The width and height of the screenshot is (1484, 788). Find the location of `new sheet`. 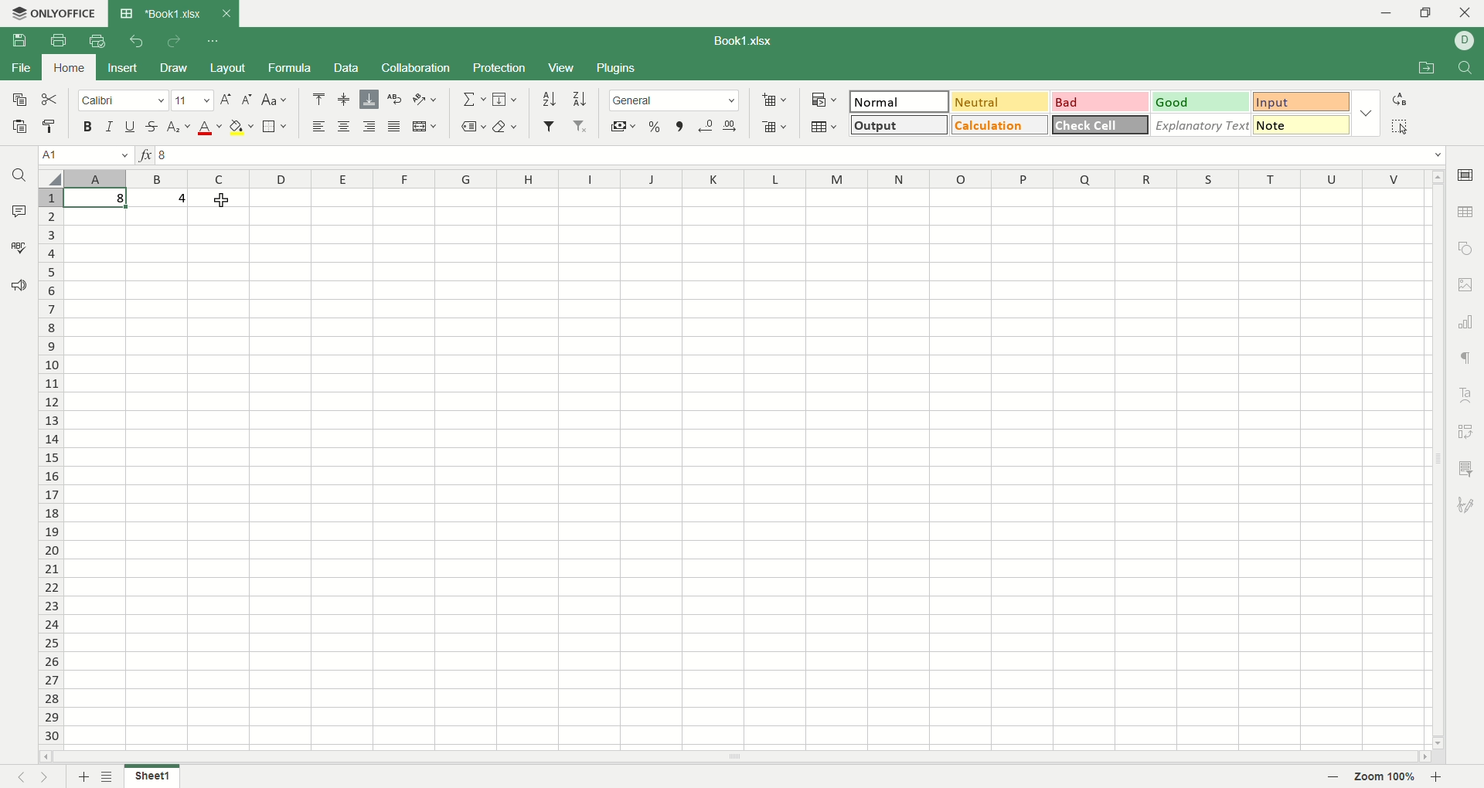

new sheet is located at coordinates (82, 777).